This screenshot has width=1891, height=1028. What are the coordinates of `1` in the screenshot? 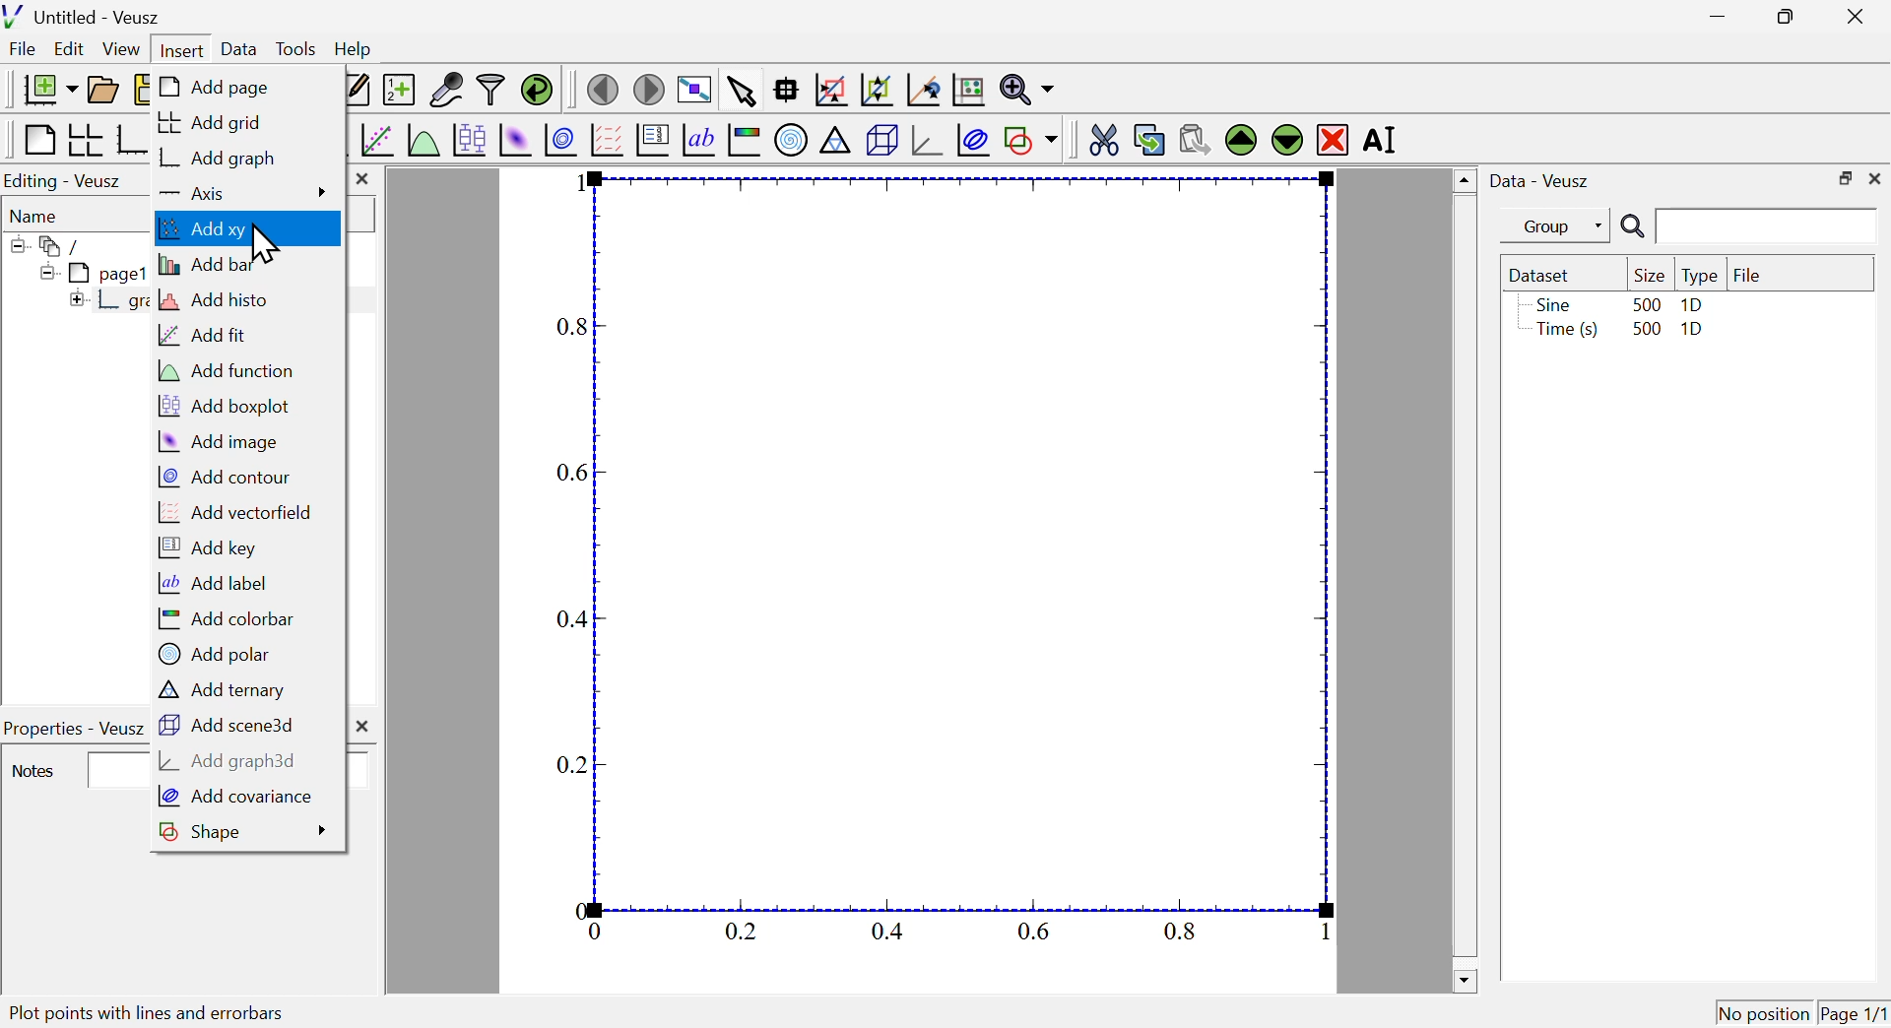 It's located at (571, 183).